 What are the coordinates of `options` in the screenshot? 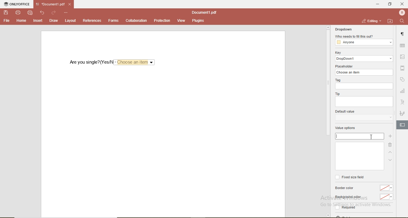 It's located at (66, 13).